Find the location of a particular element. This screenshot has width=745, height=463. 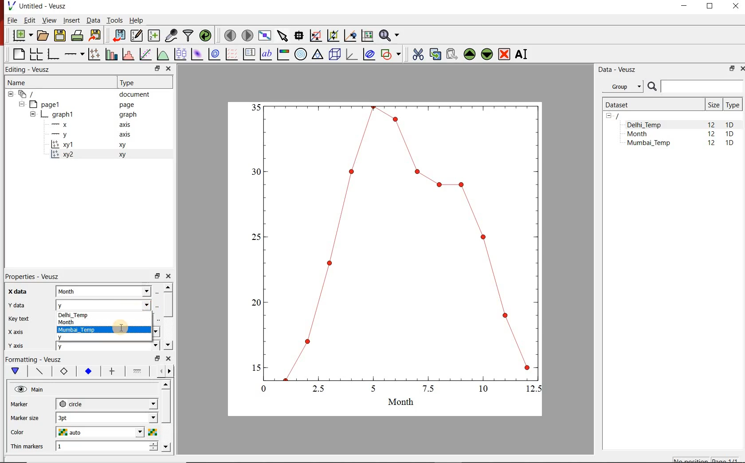

Main is located at coordinates (30, 389).